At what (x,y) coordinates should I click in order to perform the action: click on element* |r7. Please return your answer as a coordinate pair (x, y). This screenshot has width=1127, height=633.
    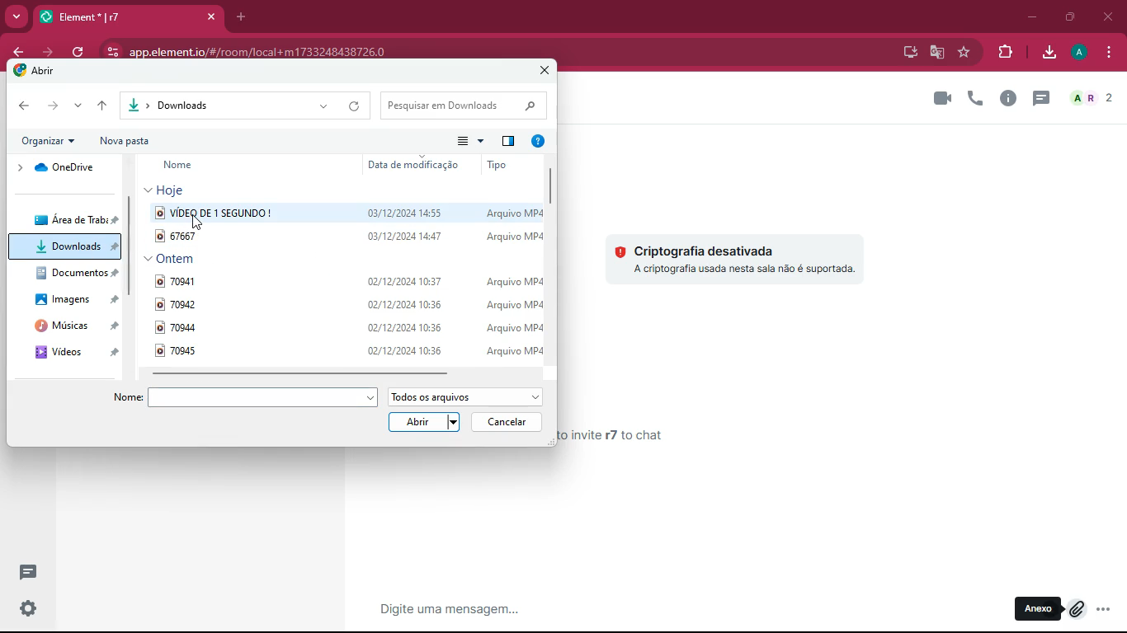
    Looking at the image, I should click on (127, 15).